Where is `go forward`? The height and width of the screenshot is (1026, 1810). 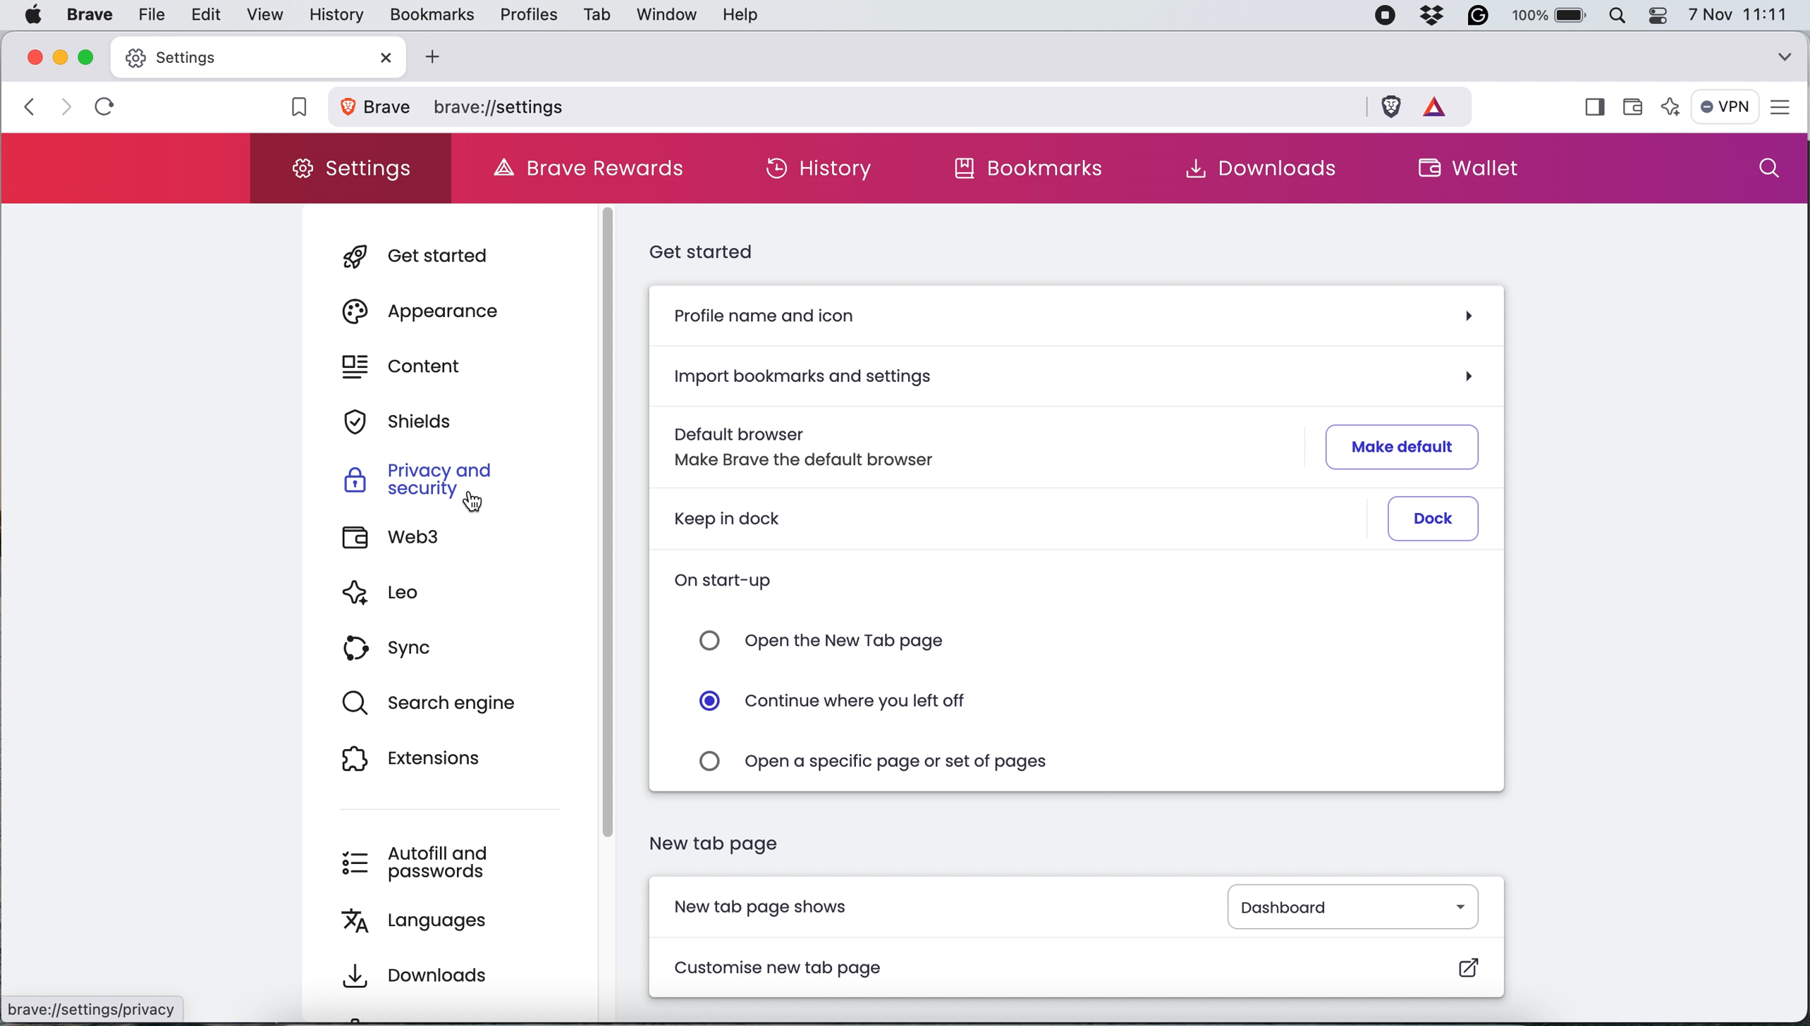 go forward is located at coordinates (61, 106).